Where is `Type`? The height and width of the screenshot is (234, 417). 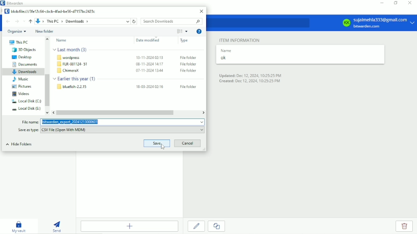
Type is located at coordinates (184, 41).